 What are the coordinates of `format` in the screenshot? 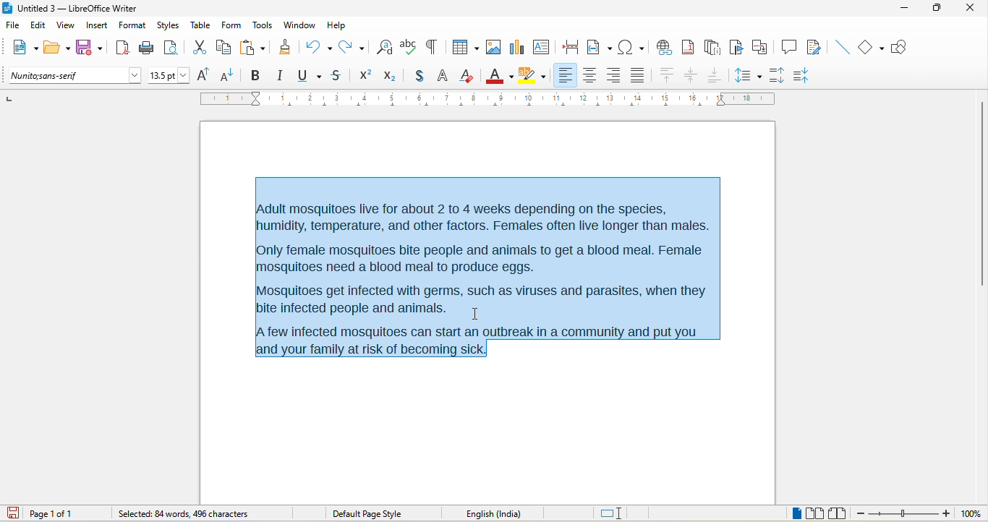 It's located at (132, 27).